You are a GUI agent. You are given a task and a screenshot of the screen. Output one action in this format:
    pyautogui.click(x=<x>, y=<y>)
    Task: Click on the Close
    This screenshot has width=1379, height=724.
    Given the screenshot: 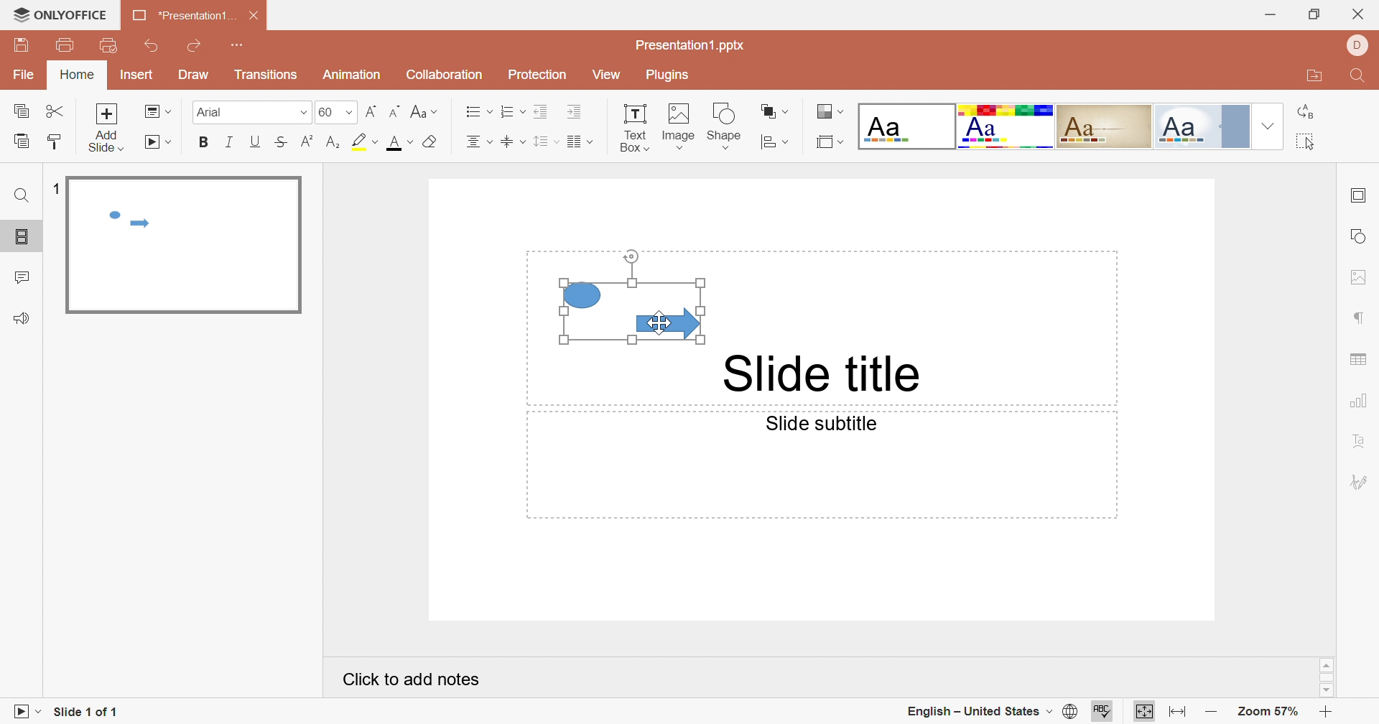 What is the action you would take?
    pyautogui.click(x=255, y=17)
    